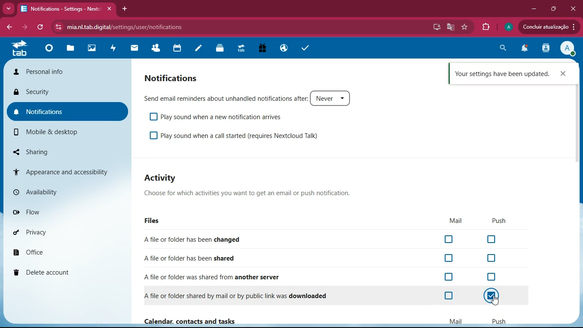 The height and width of the screenshot is (328, 583). I want to click on mobile & desktop, so click(53, 131).